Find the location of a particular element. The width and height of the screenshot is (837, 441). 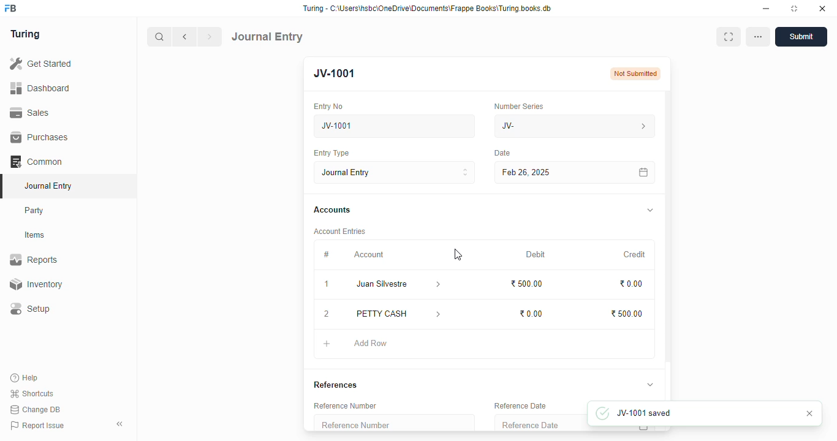

₹500.00 is located at coordinates (526, 284).